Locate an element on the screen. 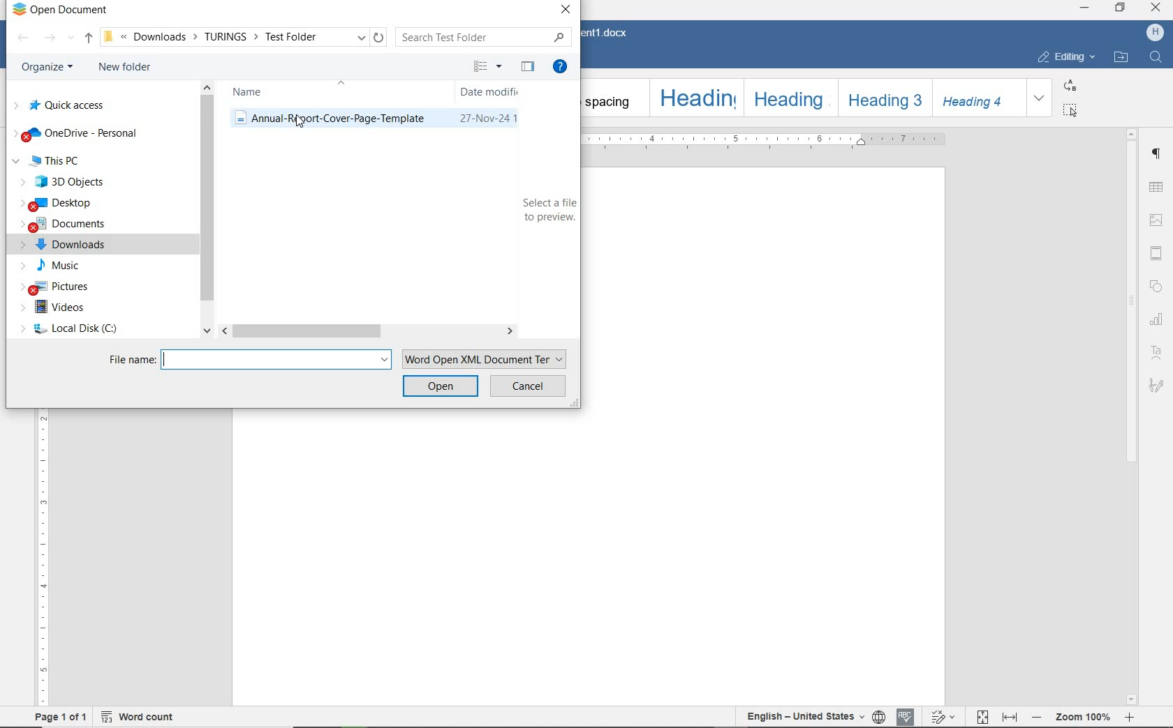 The height and width of the screenshot is (728, 1173). new folder is located at coordinates (125, 68).